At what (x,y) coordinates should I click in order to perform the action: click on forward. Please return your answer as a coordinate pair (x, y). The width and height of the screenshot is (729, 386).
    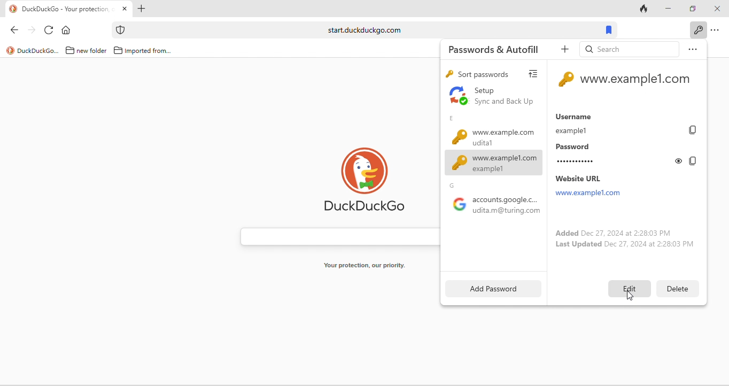
    Looking at the image, I should click on (30, 29).